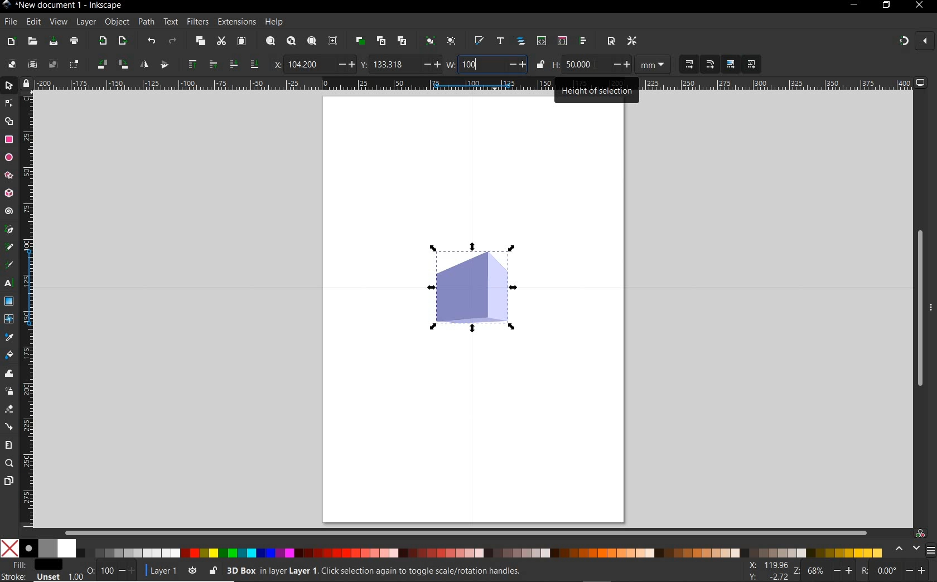  What do you see at coordinates (654, 65) in the screenshot?
I see `measurement` at bounding box center [654, 65].